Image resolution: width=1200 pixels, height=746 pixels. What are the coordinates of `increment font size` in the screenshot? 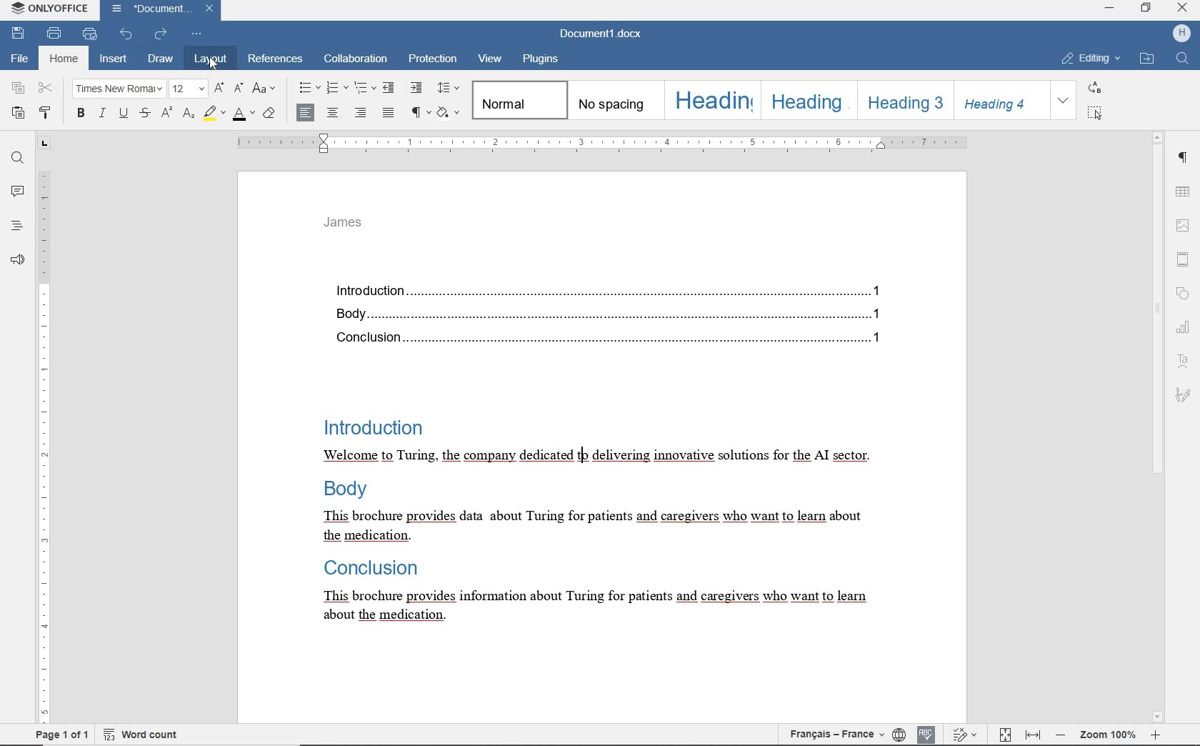 It's located at (220, 88).